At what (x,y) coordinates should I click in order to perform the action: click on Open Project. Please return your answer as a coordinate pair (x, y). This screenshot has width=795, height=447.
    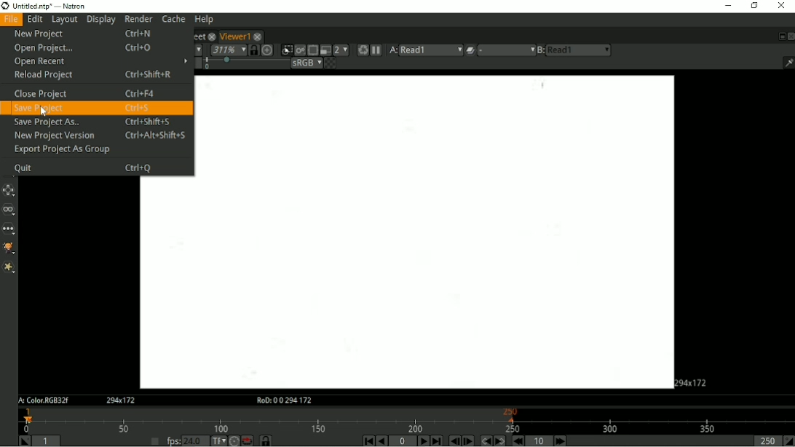
    Looking at the image, I should click on (82, 48).